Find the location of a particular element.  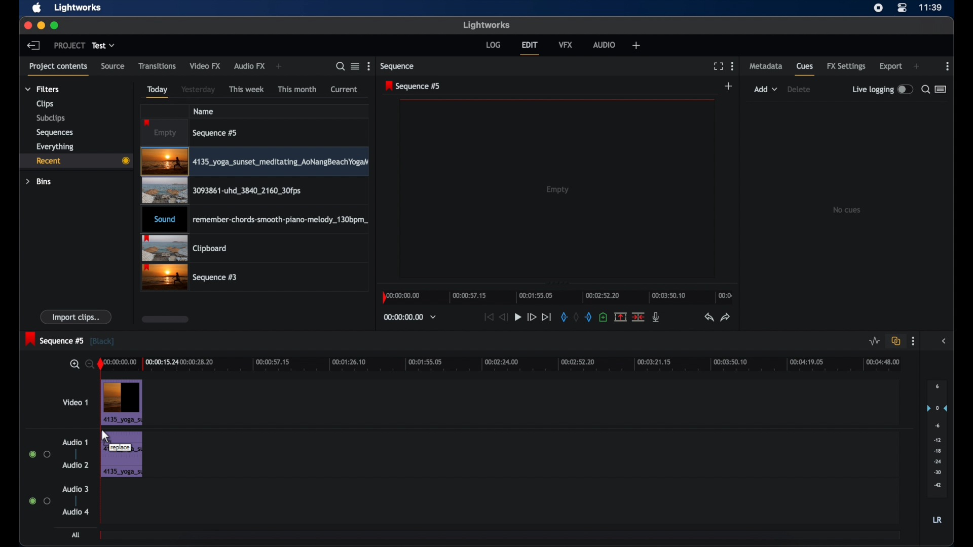

audio 2 is located at coordinates (77, 465).